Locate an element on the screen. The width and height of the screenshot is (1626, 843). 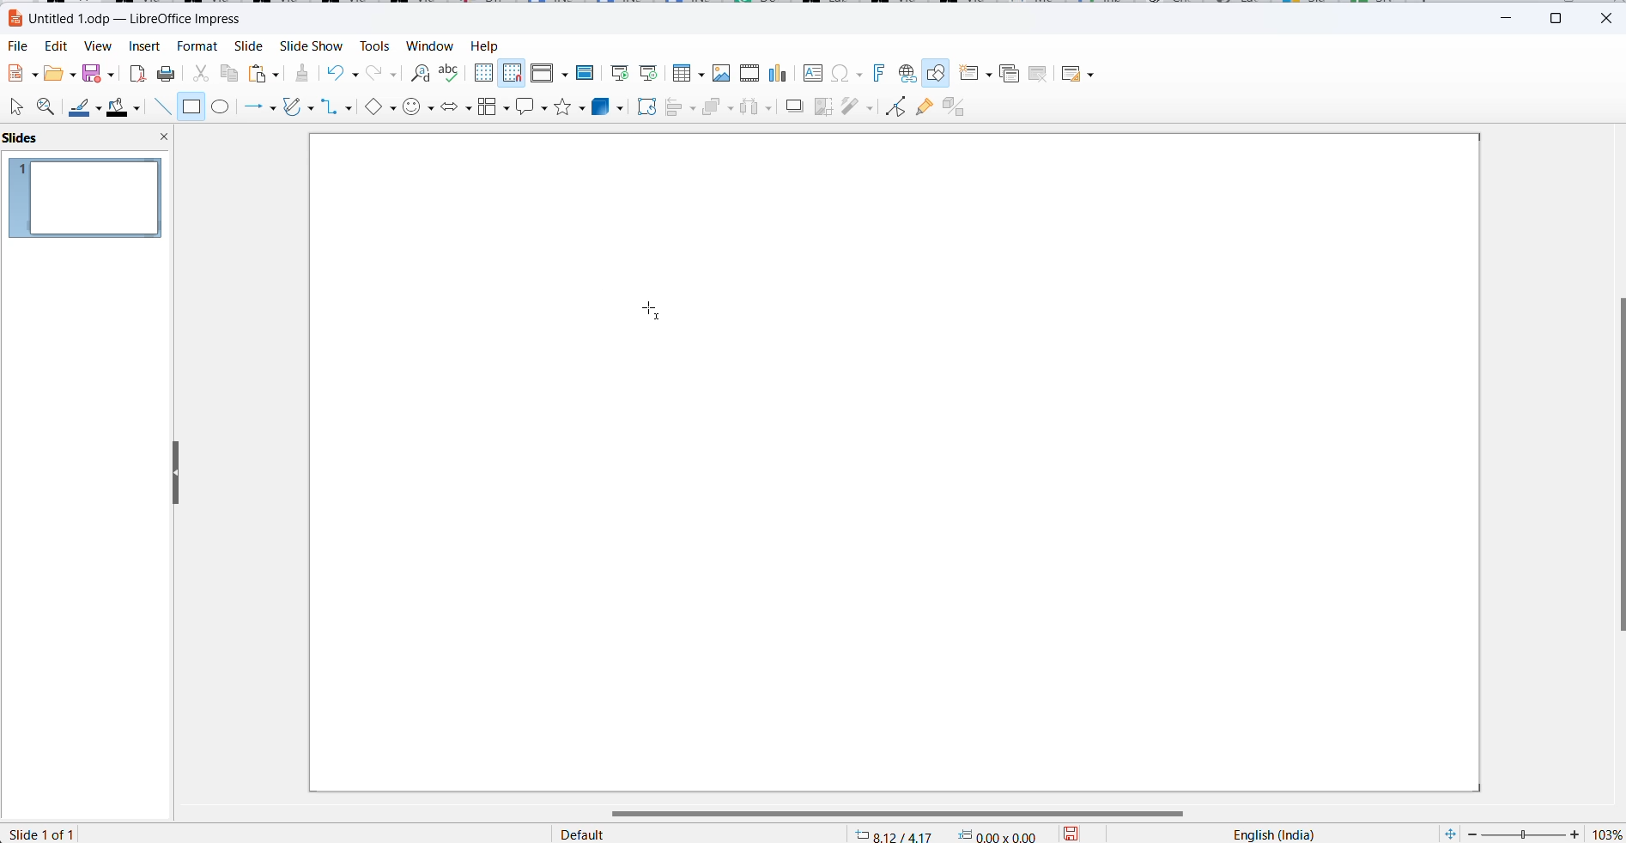
fill color options is located at coordinates (135, 108).